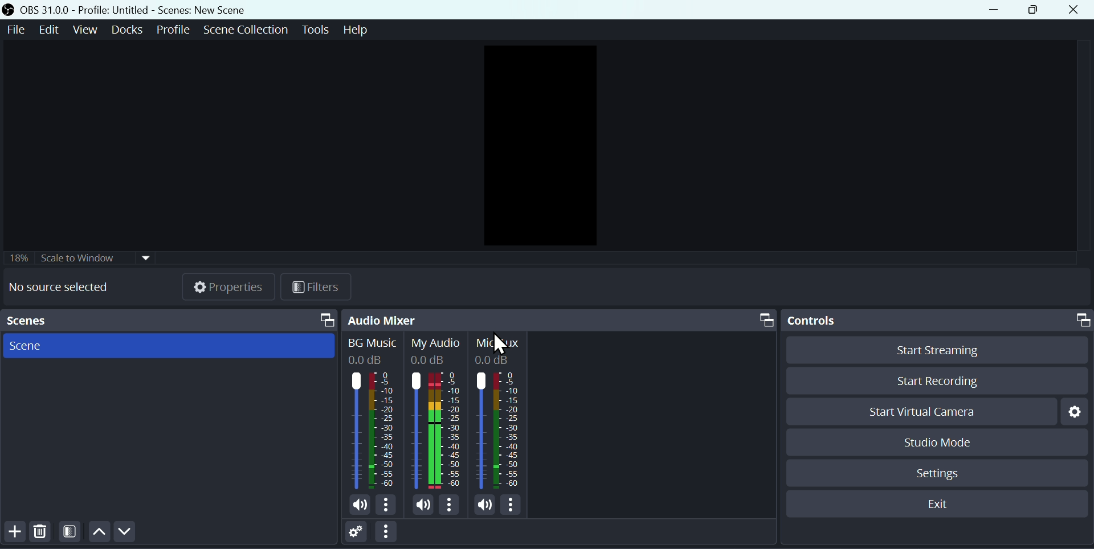 The image size is (1094, 549). What do you see at coordinates (232, 289) in the screenshot?
I see `Properties` at bounding box center [232, 289].